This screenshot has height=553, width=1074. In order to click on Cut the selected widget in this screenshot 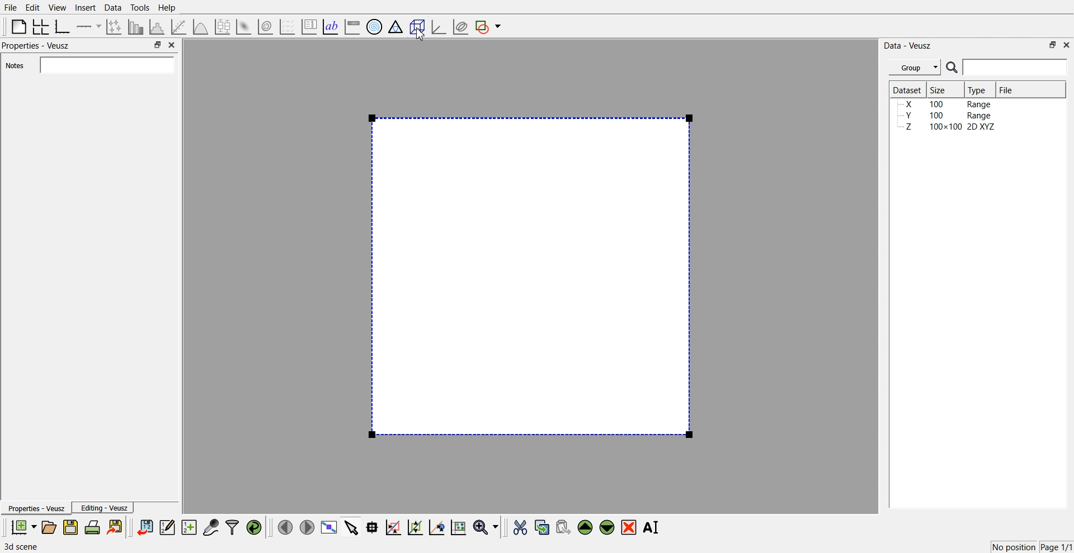, I will do `click(520, 528)`.